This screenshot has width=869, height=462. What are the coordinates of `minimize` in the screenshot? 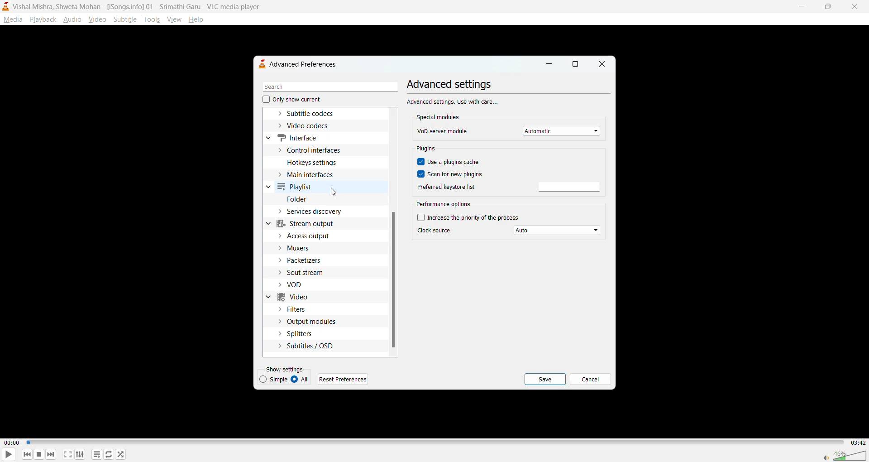 It's located at (800, 5).